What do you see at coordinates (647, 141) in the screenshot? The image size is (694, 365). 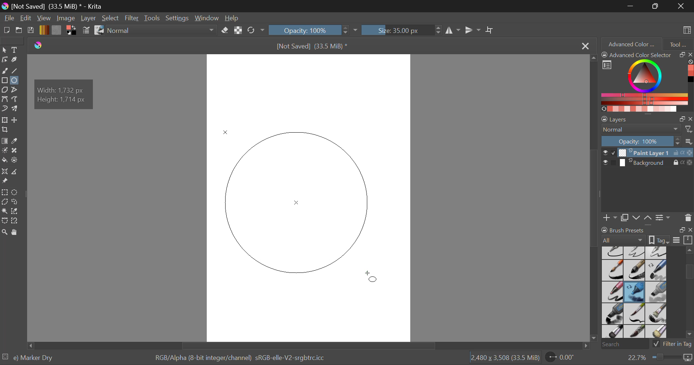 I see `Layer Opacity` at bounding box center [647, 141].